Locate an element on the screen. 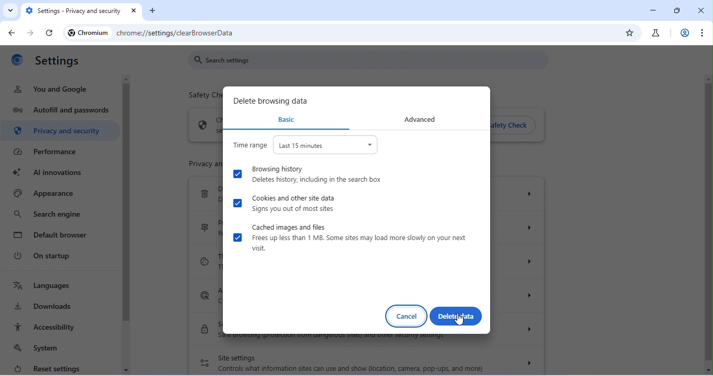 The height and width of the screenshot is (376, 713). time range is located at coordinates (249, 144).